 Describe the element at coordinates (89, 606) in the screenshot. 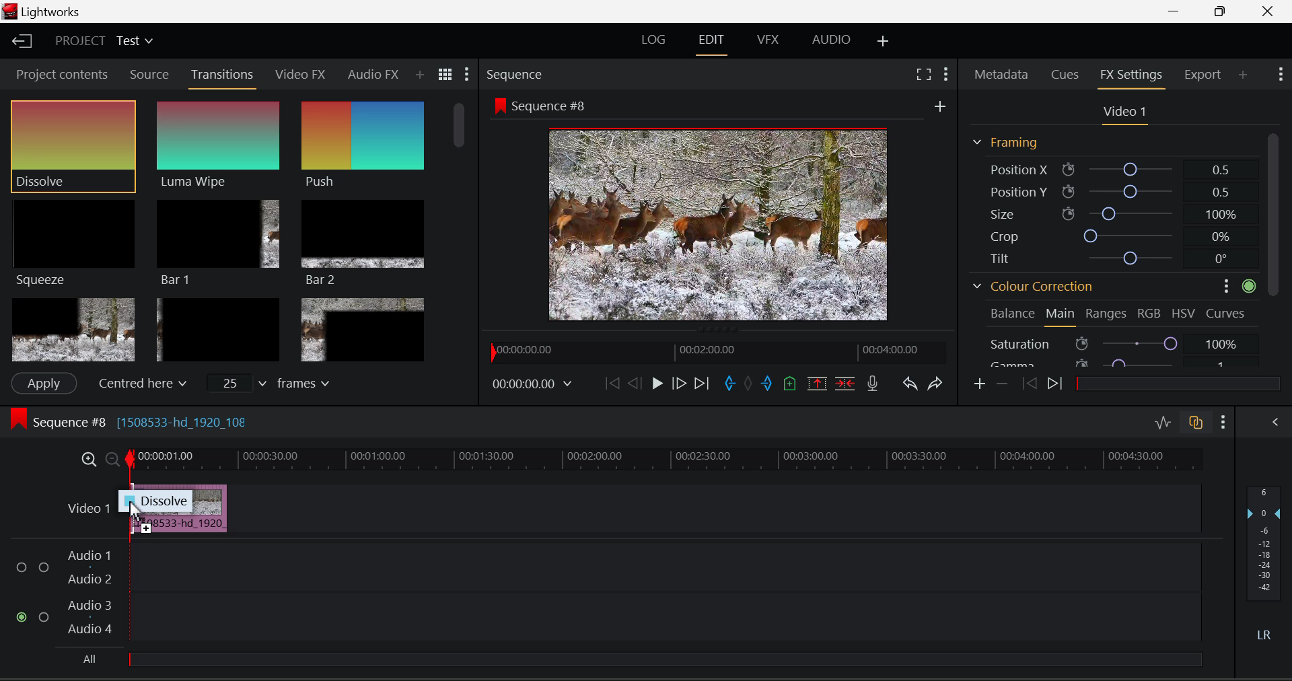

I see `Audio 3` at that location.